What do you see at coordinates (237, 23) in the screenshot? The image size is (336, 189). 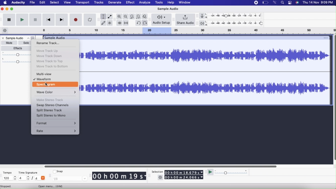 I see `Playback level` at bounding box center [237, 23].